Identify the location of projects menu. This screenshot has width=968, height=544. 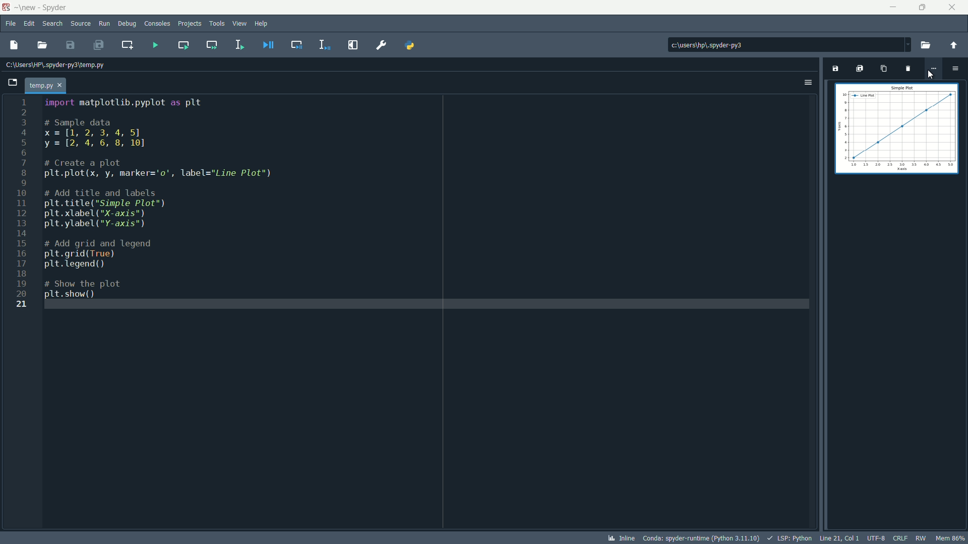
(190, 24).